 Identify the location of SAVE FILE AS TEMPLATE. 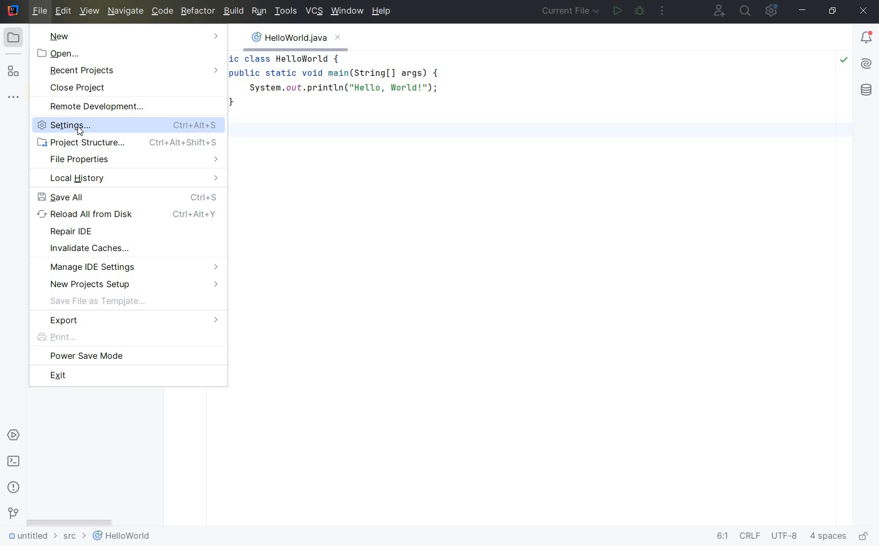
(130, 302).